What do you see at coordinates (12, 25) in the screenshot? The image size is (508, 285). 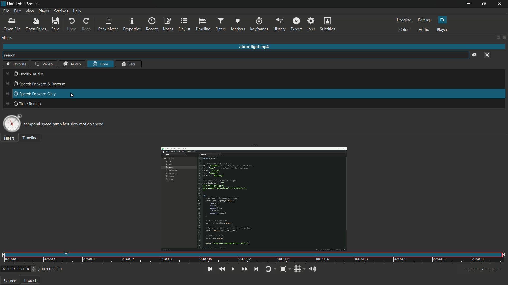 I see `open file` at bounding box center [12, 25].